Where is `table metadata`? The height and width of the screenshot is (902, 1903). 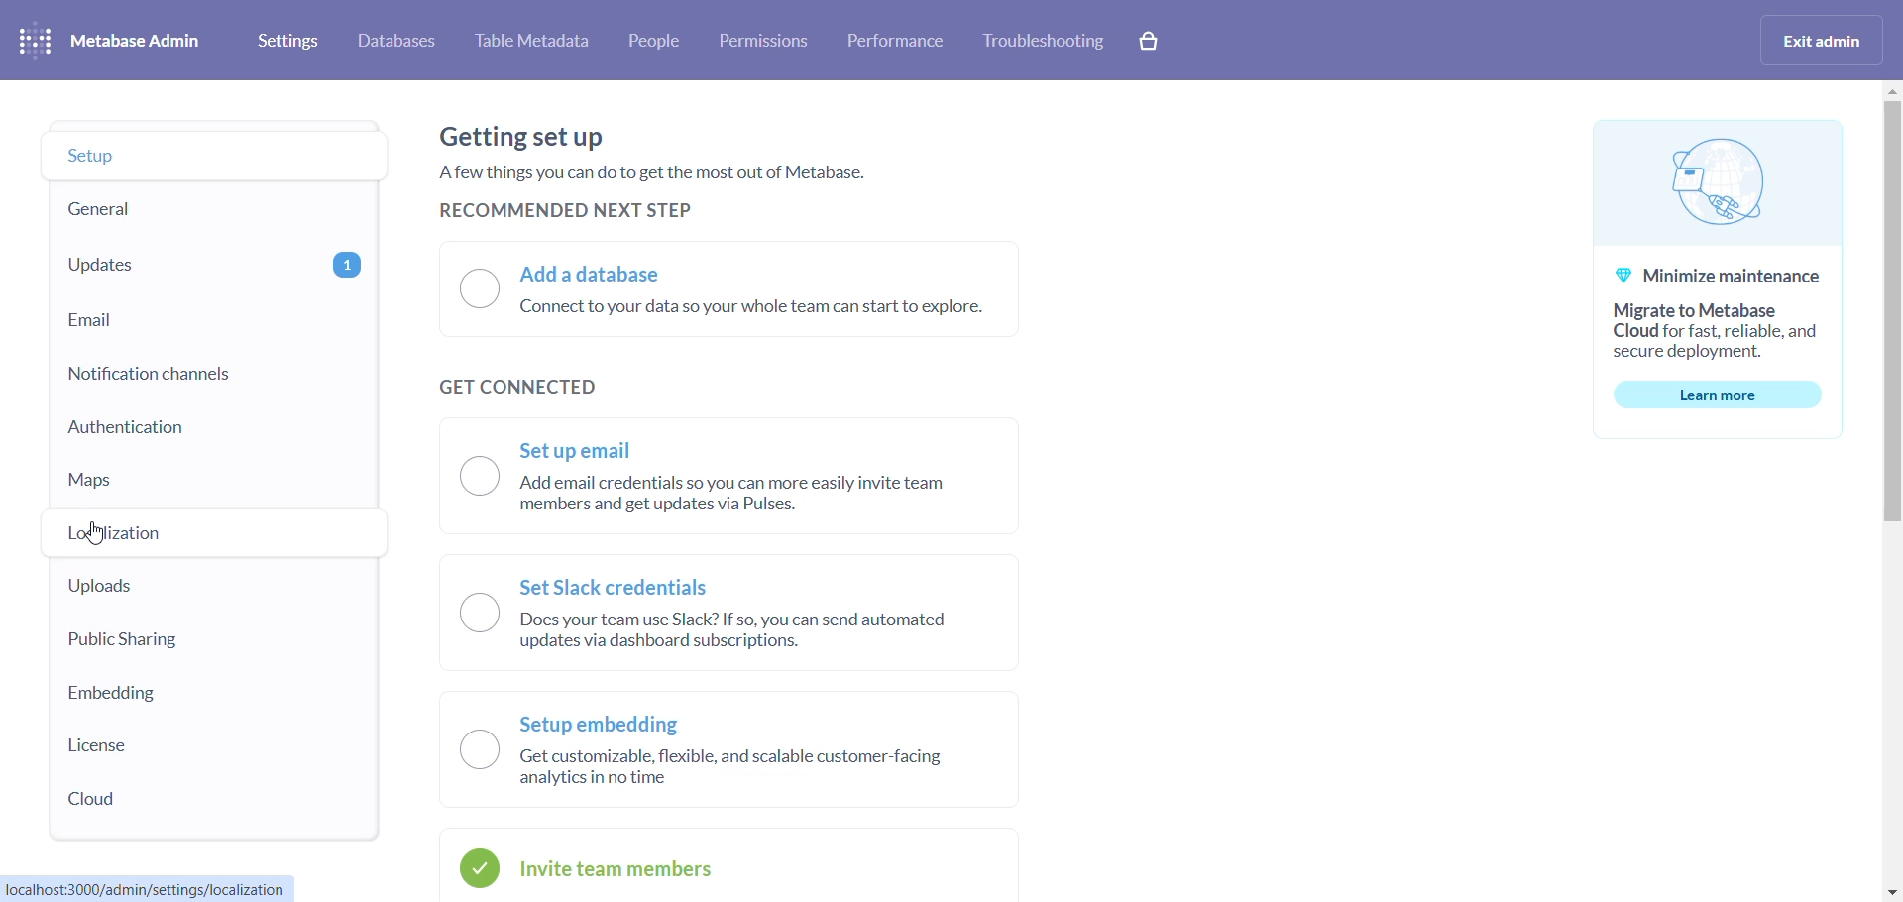 table metadata is located at coordinates (533, 40).